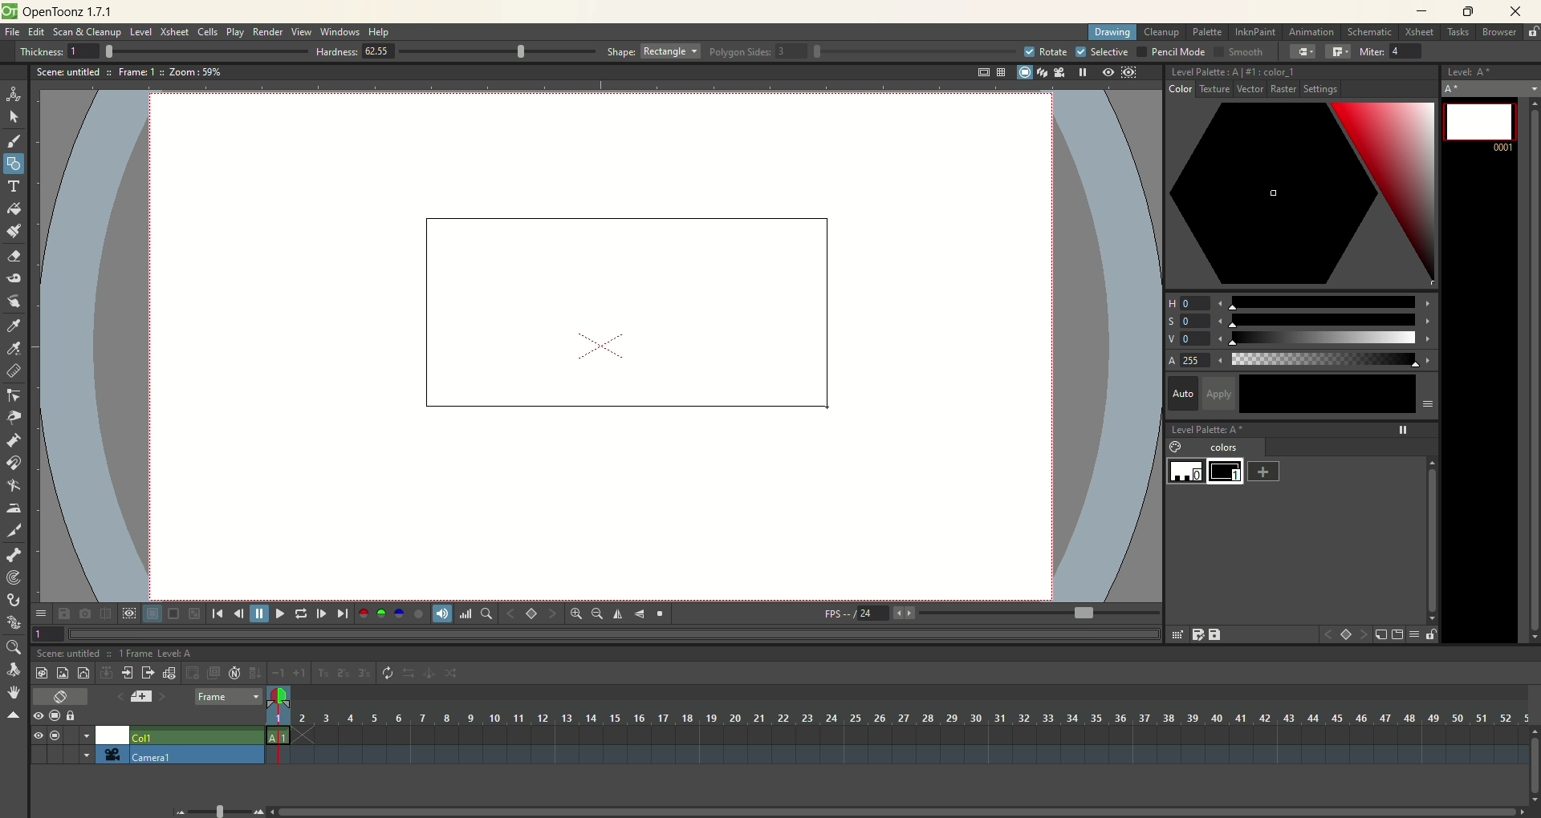  Describe the element at coordinates (1469, 13) in the screenshot. I see `maximize` at that location.